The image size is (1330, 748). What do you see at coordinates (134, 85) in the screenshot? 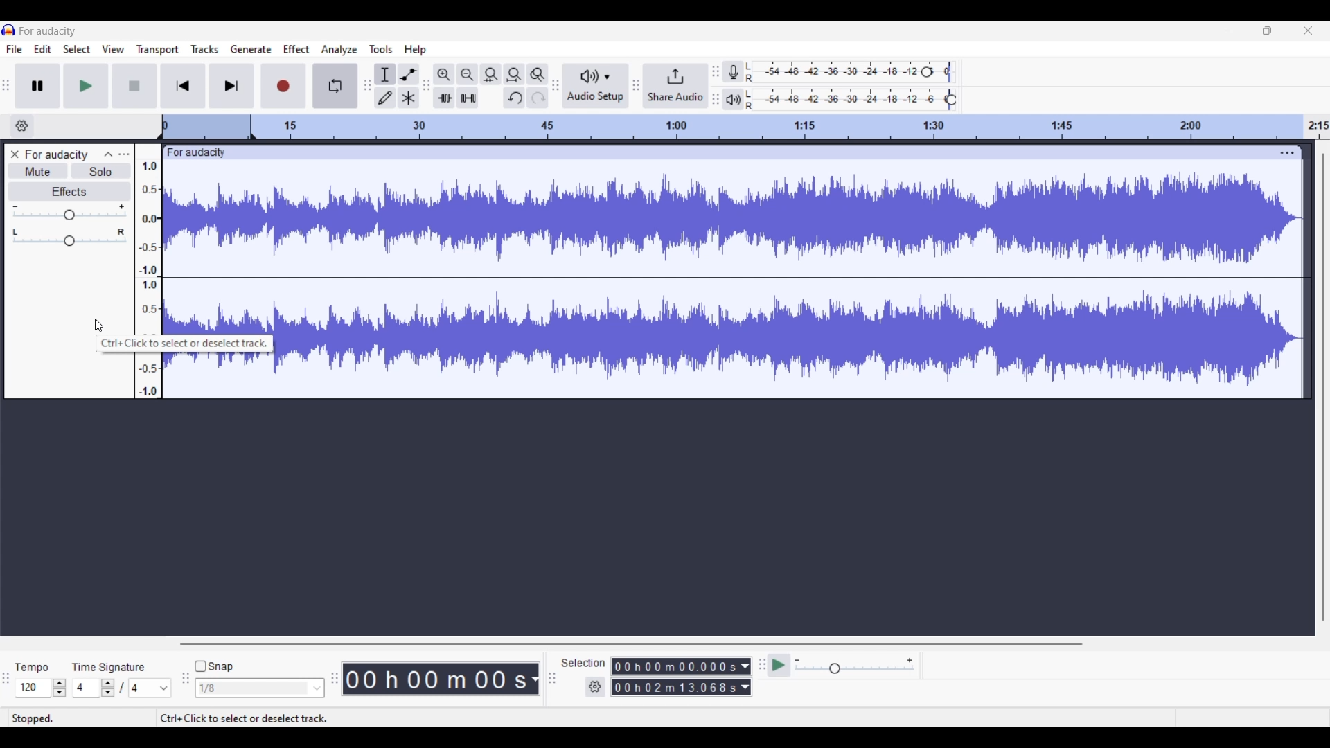
I see `Stop` at bounding box center [134, 85].